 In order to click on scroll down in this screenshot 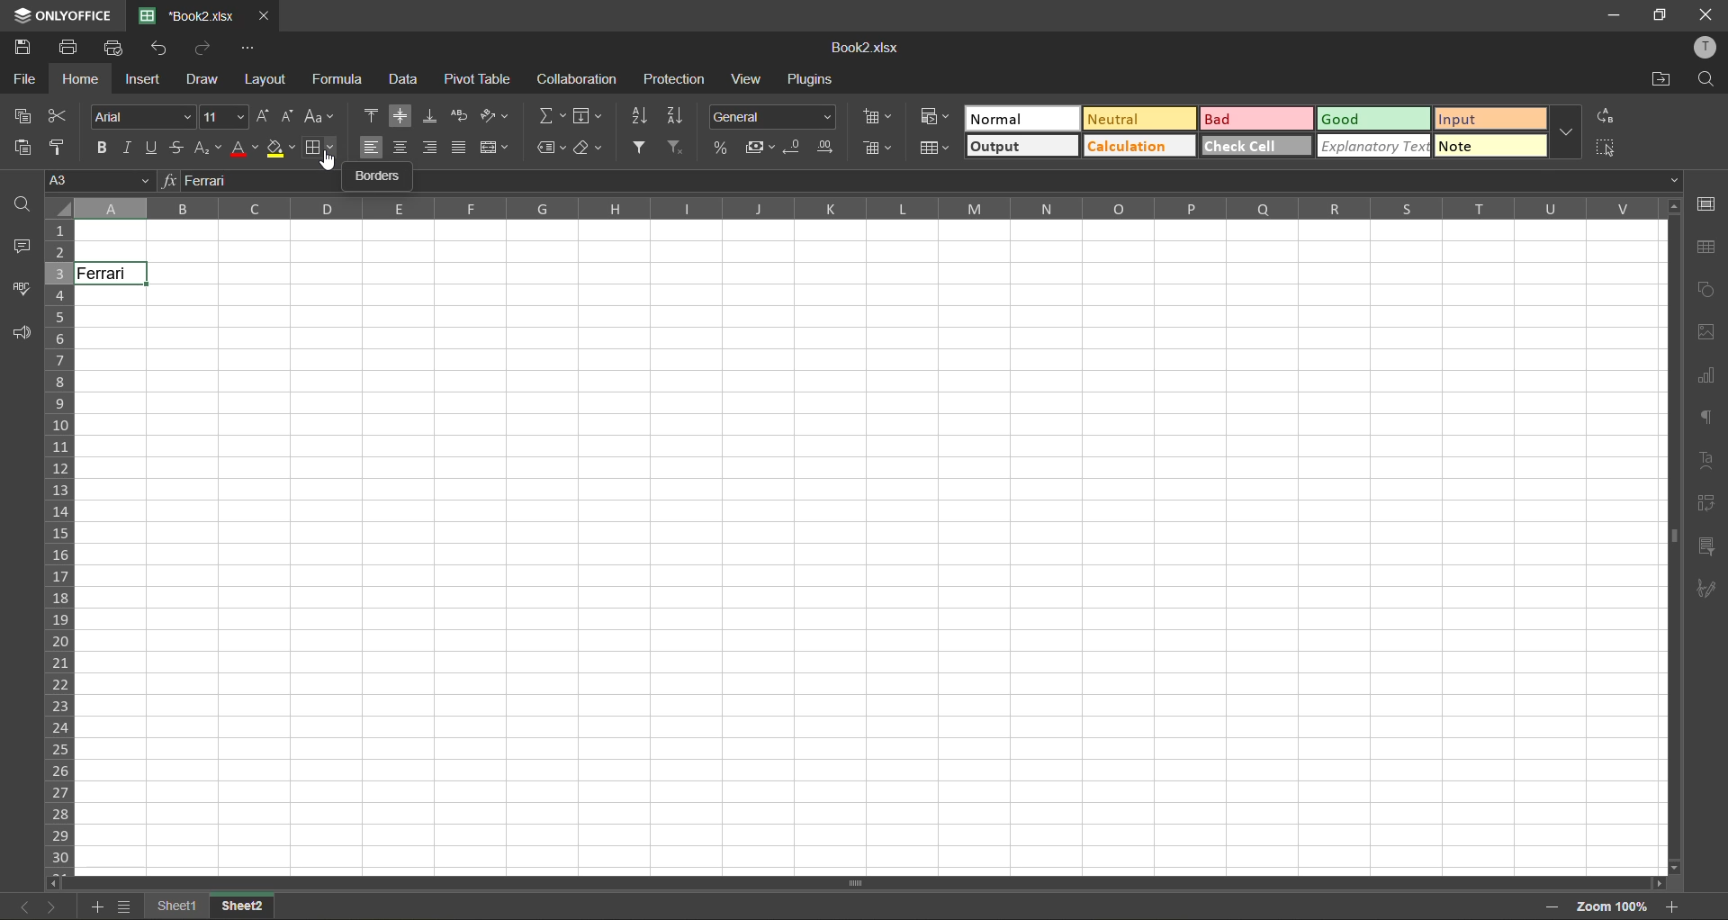, I will do `click(1676, 868)`.